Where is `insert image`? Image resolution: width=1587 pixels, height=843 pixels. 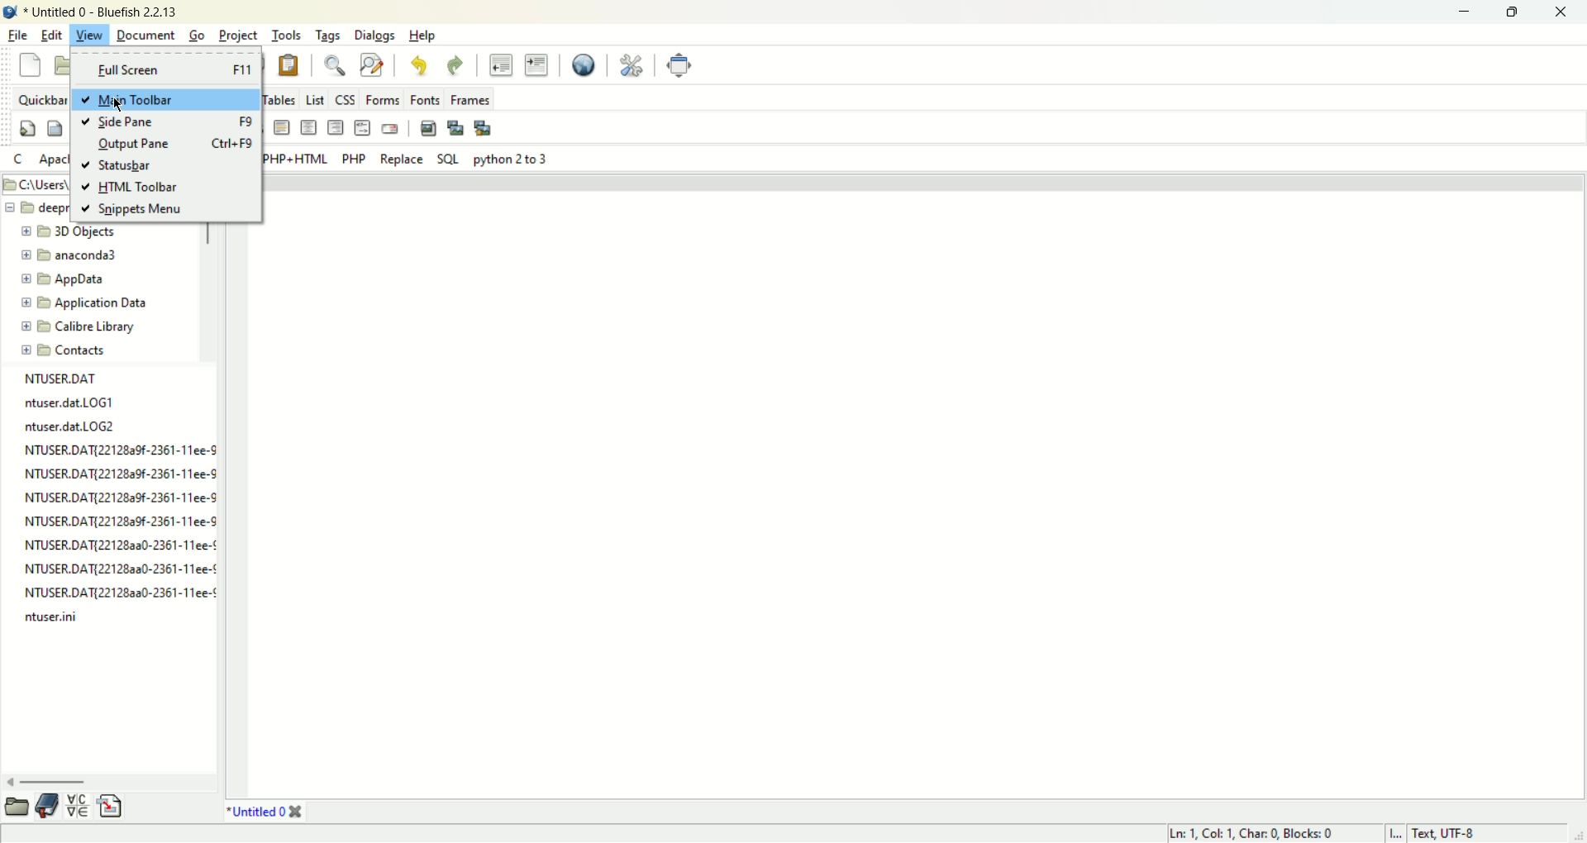
insert image is located at coordinates (428, 128).